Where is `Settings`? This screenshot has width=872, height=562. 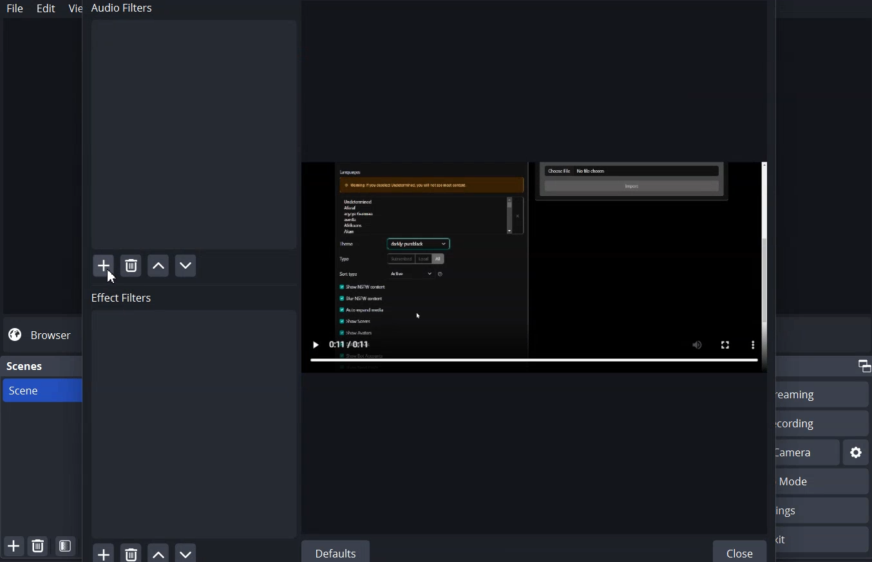 Settings is located at coordinates (857, 452).